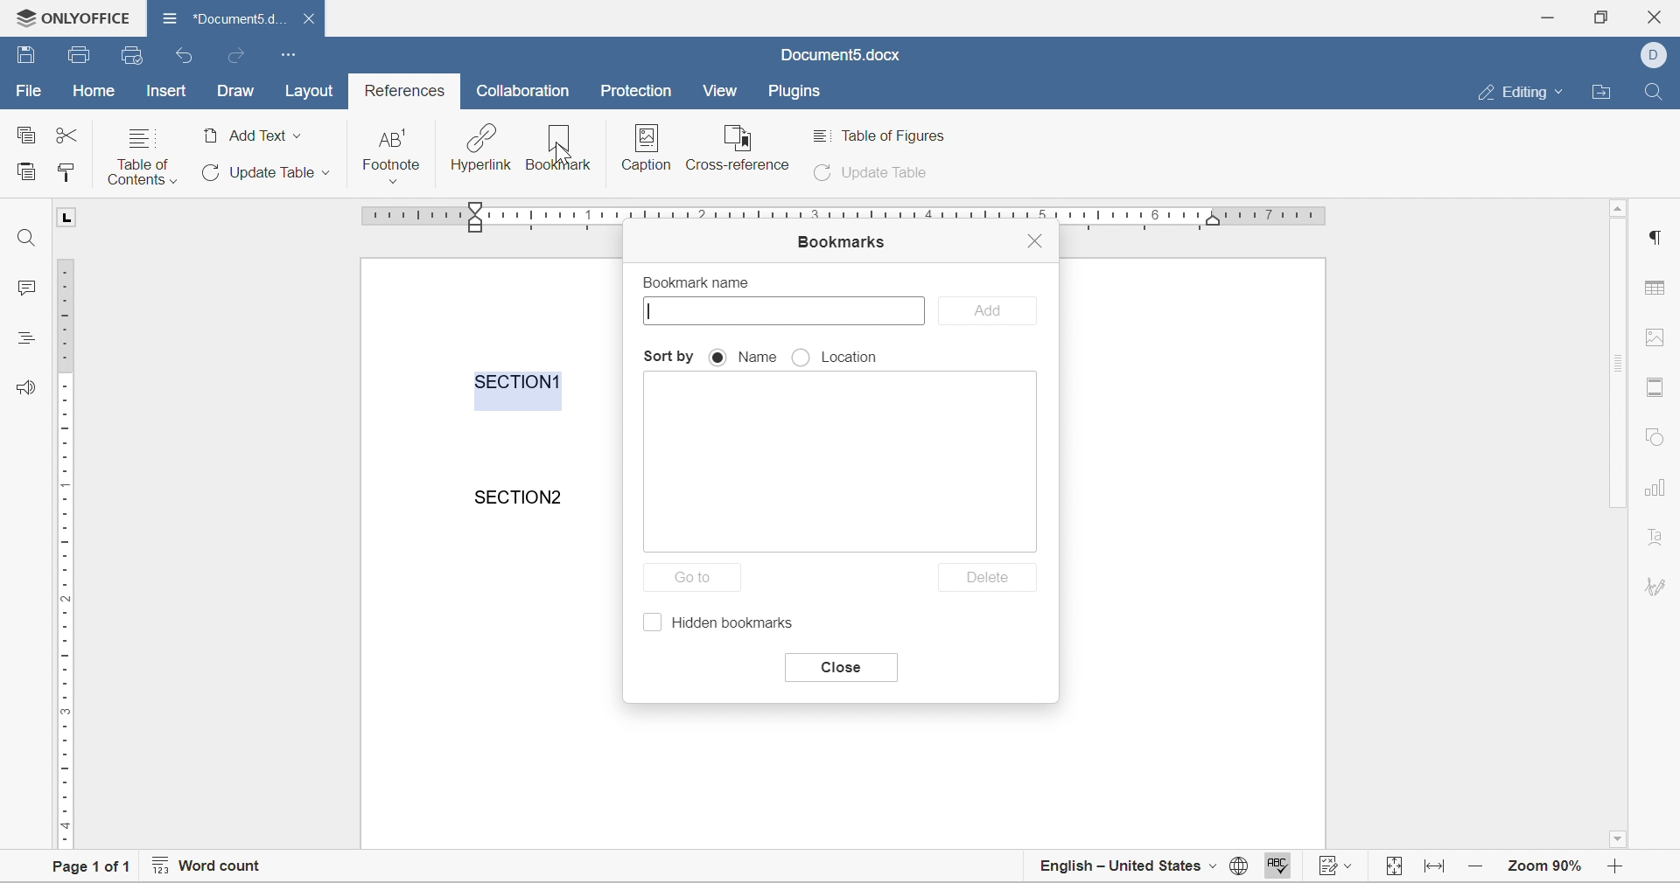  Describe the element at coordinates (235, 92) in the screenshot. I see `draw` at that location.